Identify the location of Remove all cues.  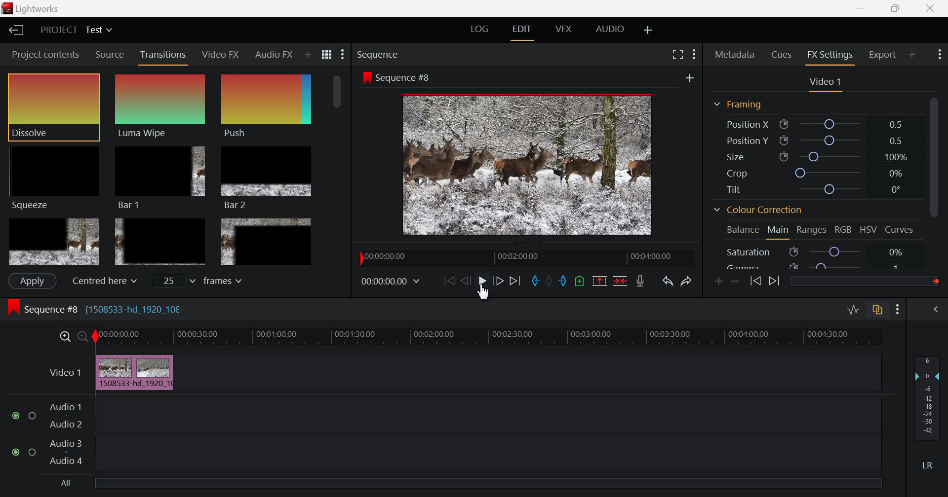
(578, 281).